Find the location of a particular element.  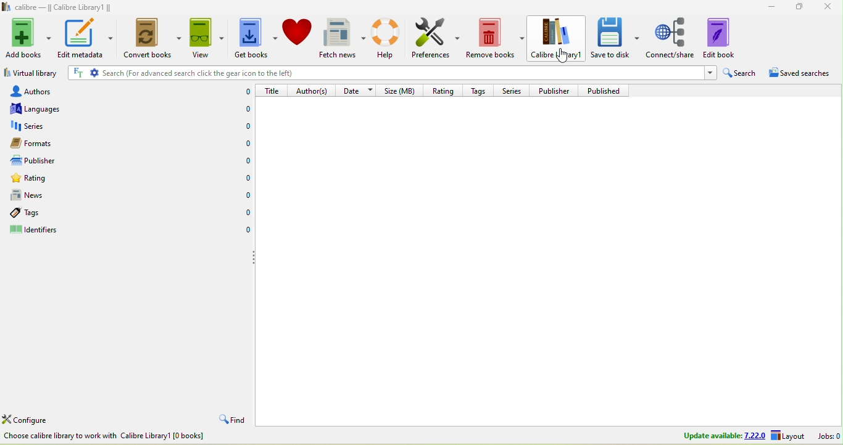

connect/share is located at coordinates (671, 37).